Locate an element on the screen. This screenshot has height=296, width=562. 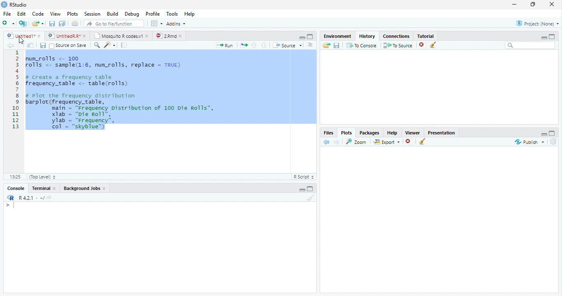
Console is located at coordinates (159, 247).